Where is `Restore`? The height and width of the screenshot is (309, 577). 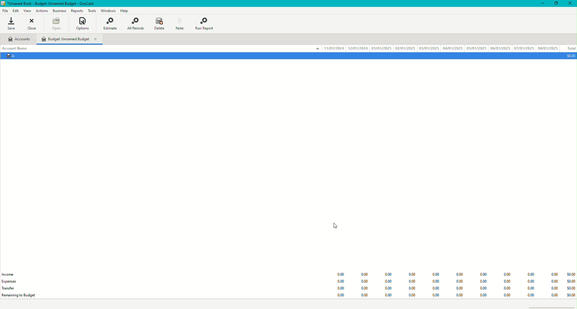
Restore is located at coordinates (556, 4).